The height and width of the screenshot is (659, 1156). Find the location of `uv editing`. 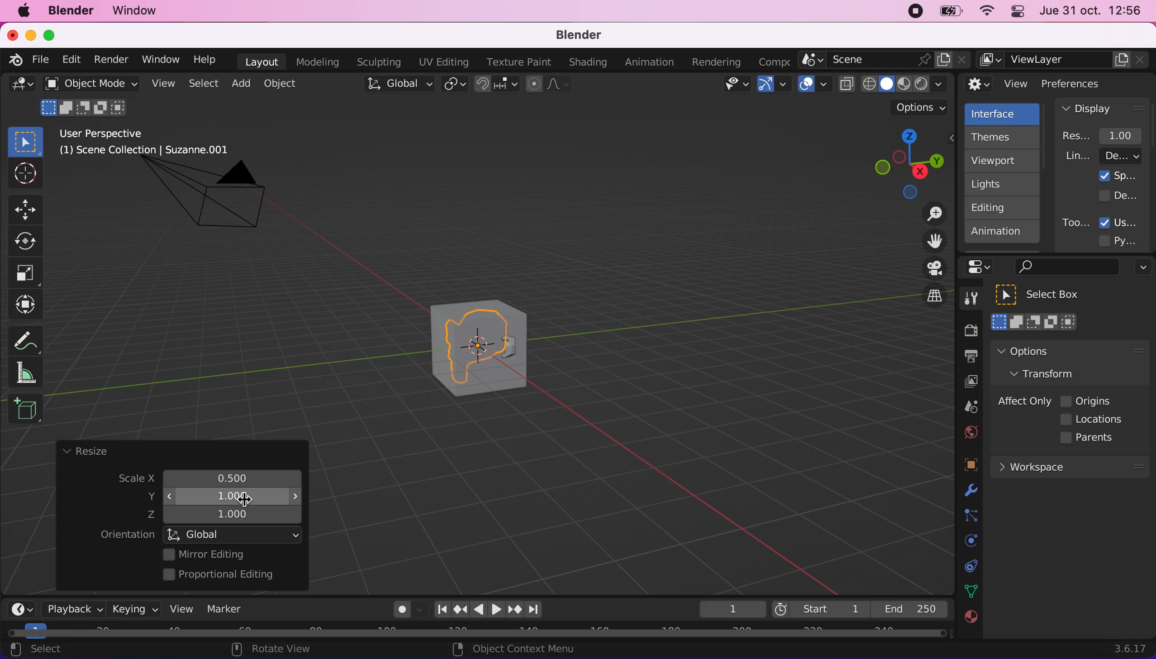

uv editing is located at coordinates (443, 62).